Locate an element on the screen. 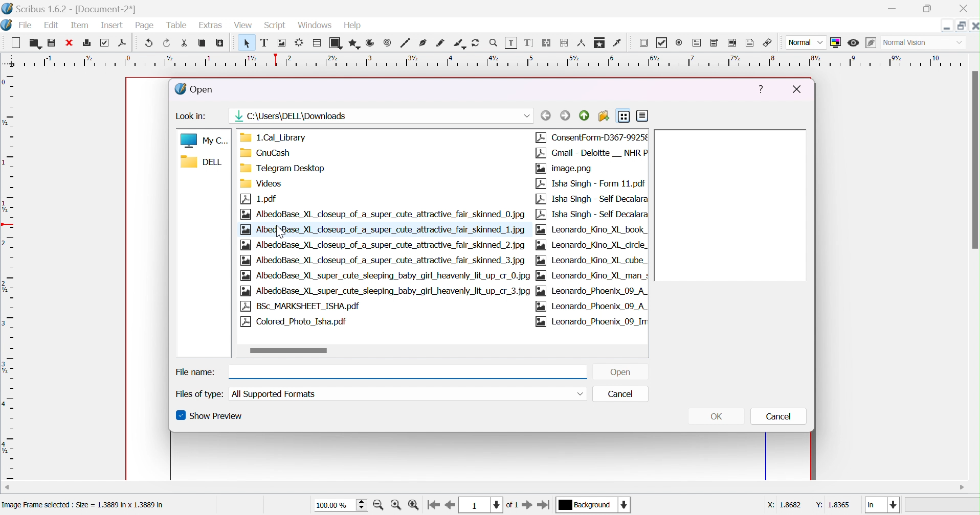  script is located at coordinates (275, 26).